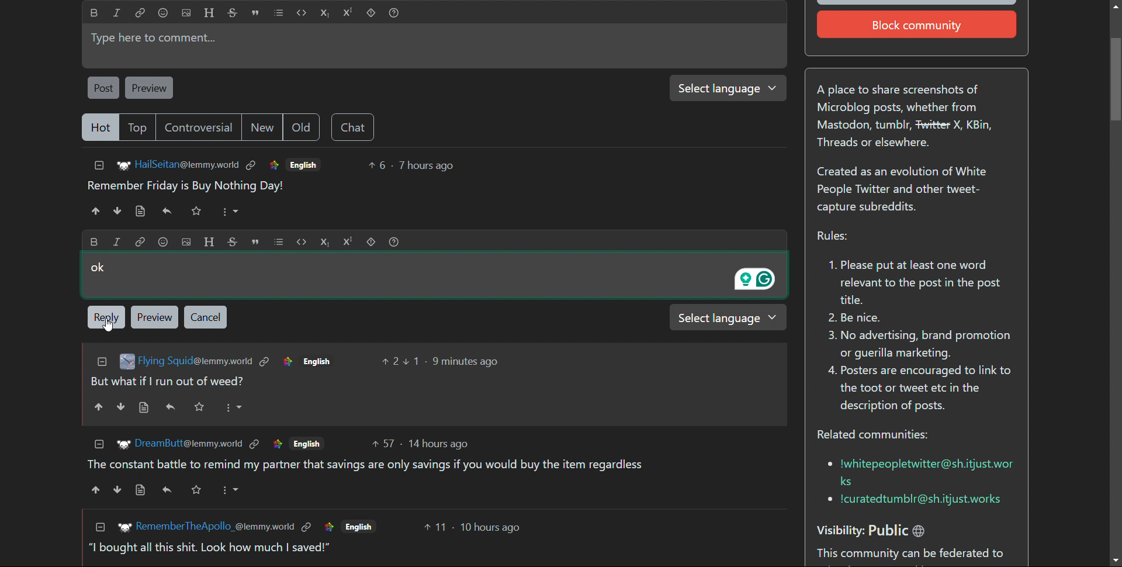  I want to click on Rules:, so click(830, 237).